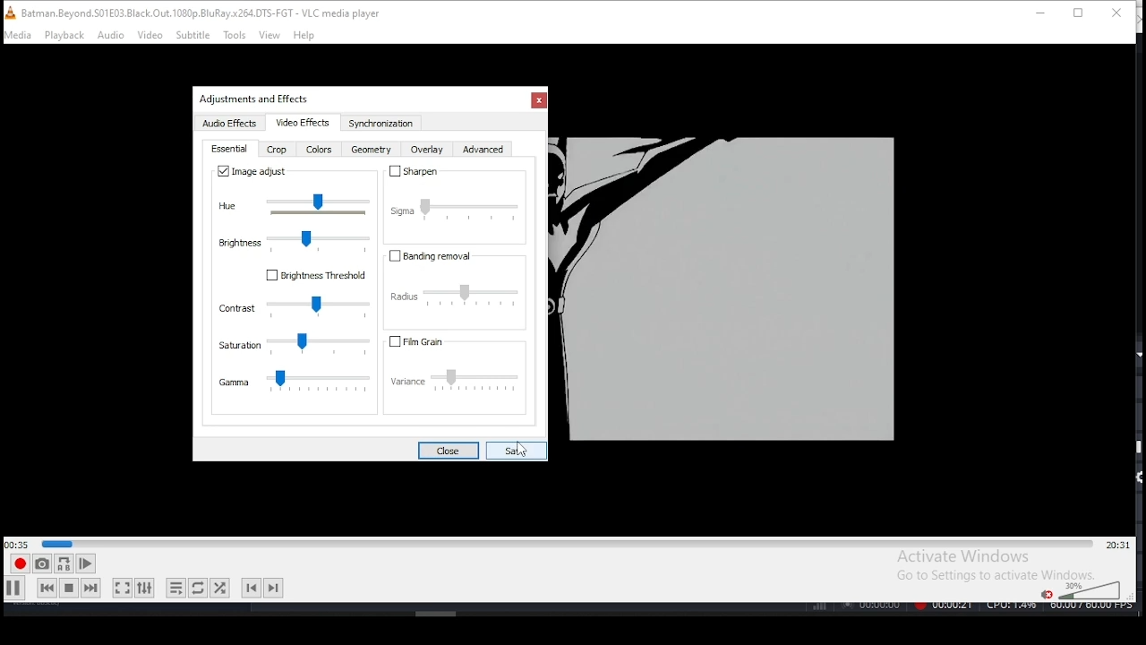 The width and height of the screenshot is (1146, 645). I want to click on elapsed time, so click(18, 544).